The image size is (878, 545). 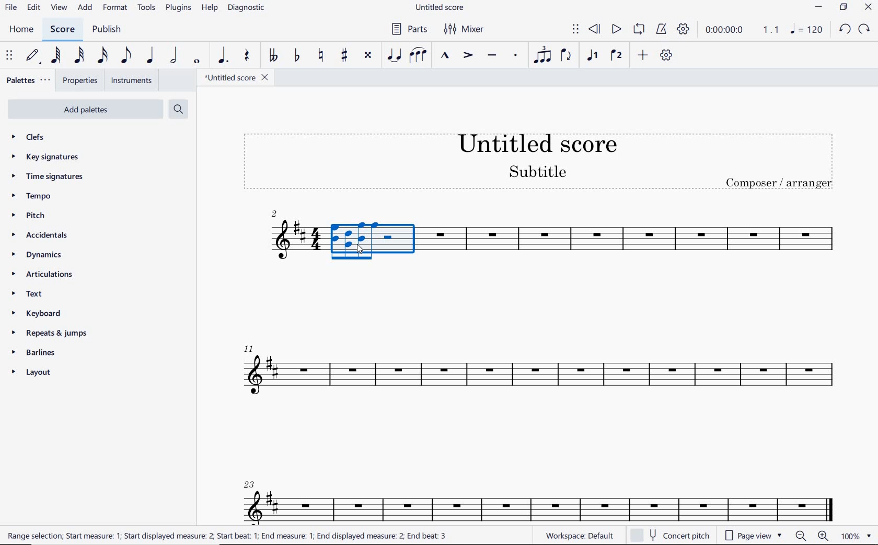 I want to click on ARTICULATIONS, so click(x=43, y=275).